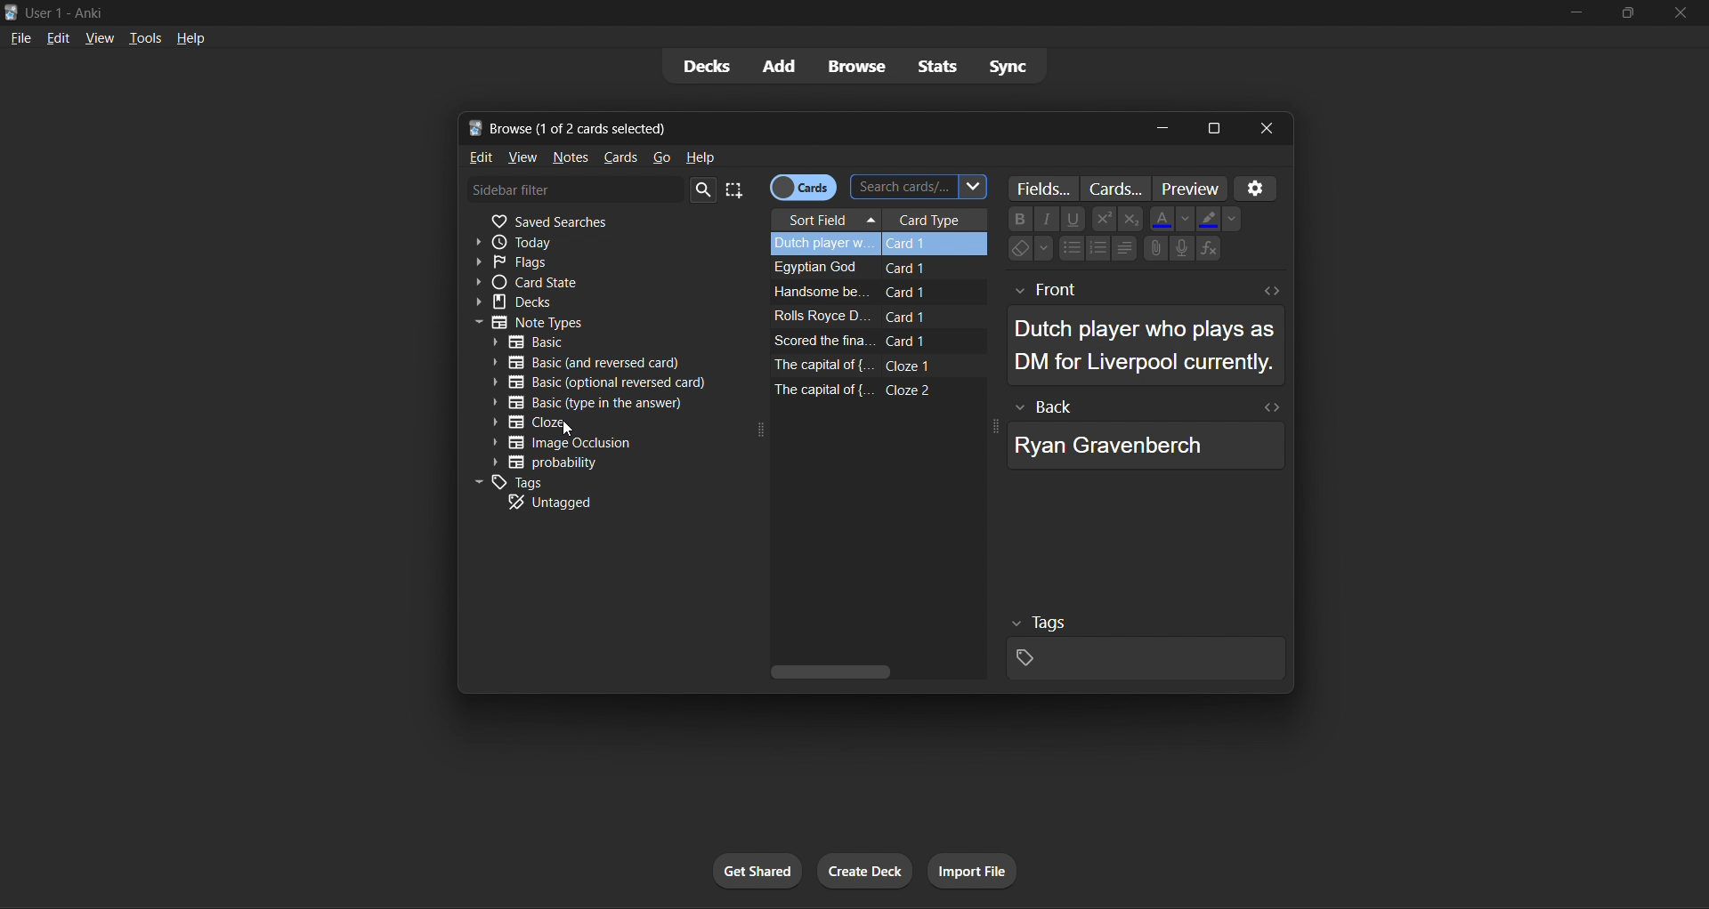 The image size is (1709, 909). What do you see at coordinates (703, 66) in the screenshot?
I see `decks` at bounding box center [703, 66].